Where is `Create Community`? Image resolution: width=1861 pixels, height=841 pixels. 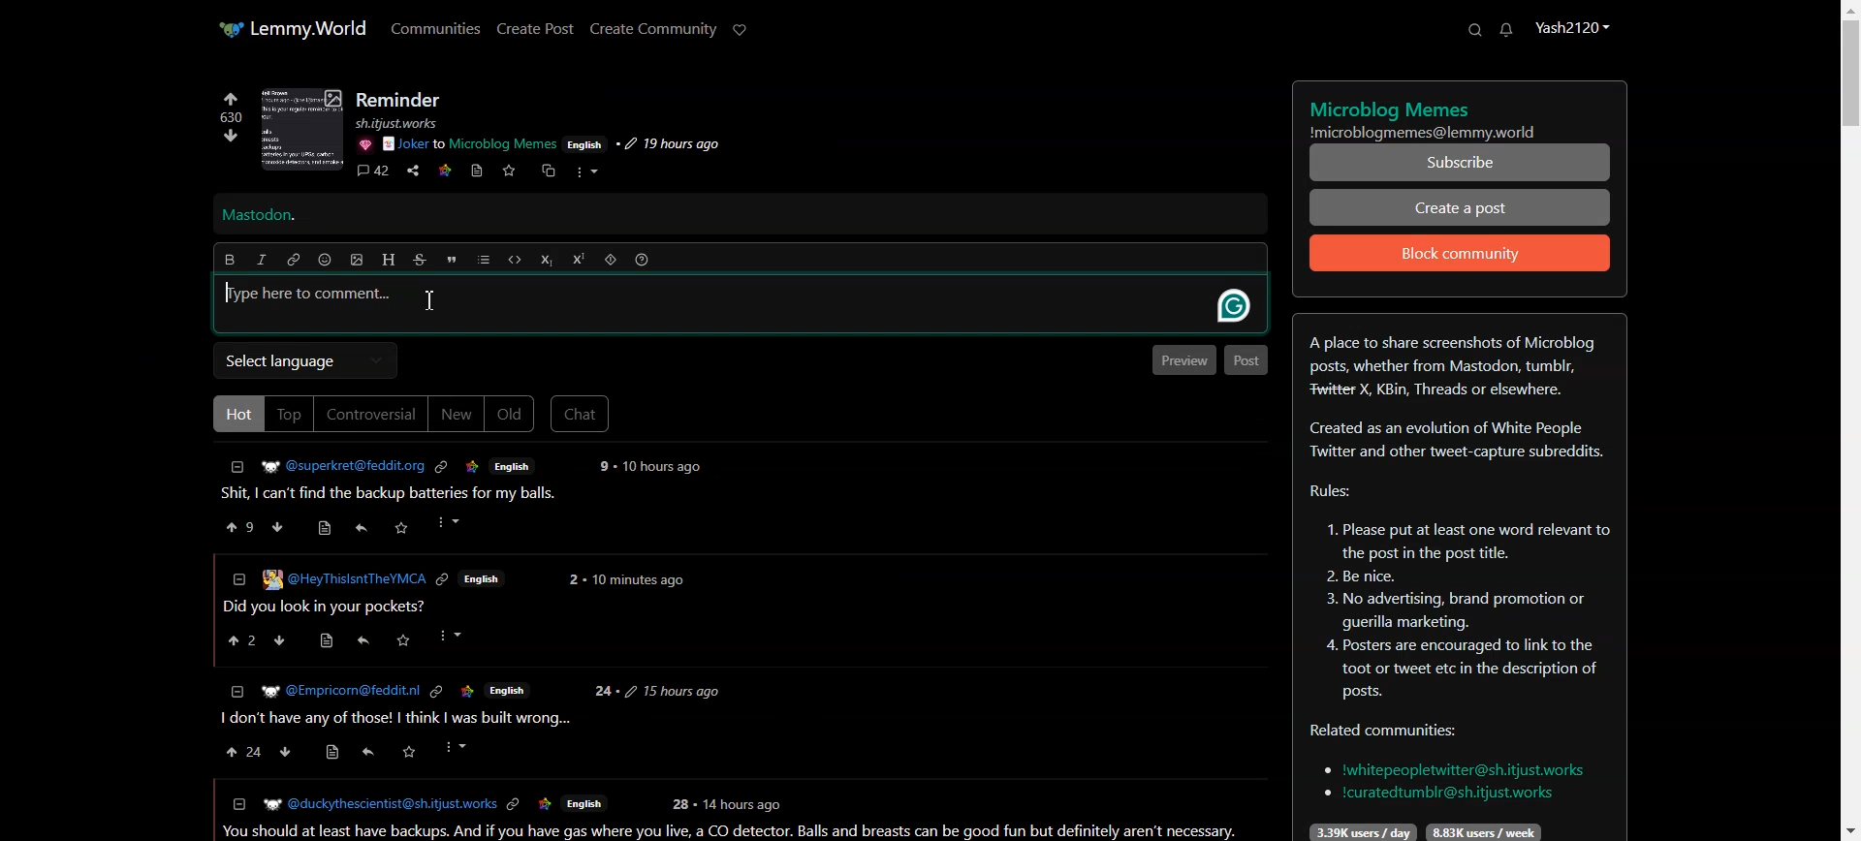
Create Community is located at coordinates (653, 29).